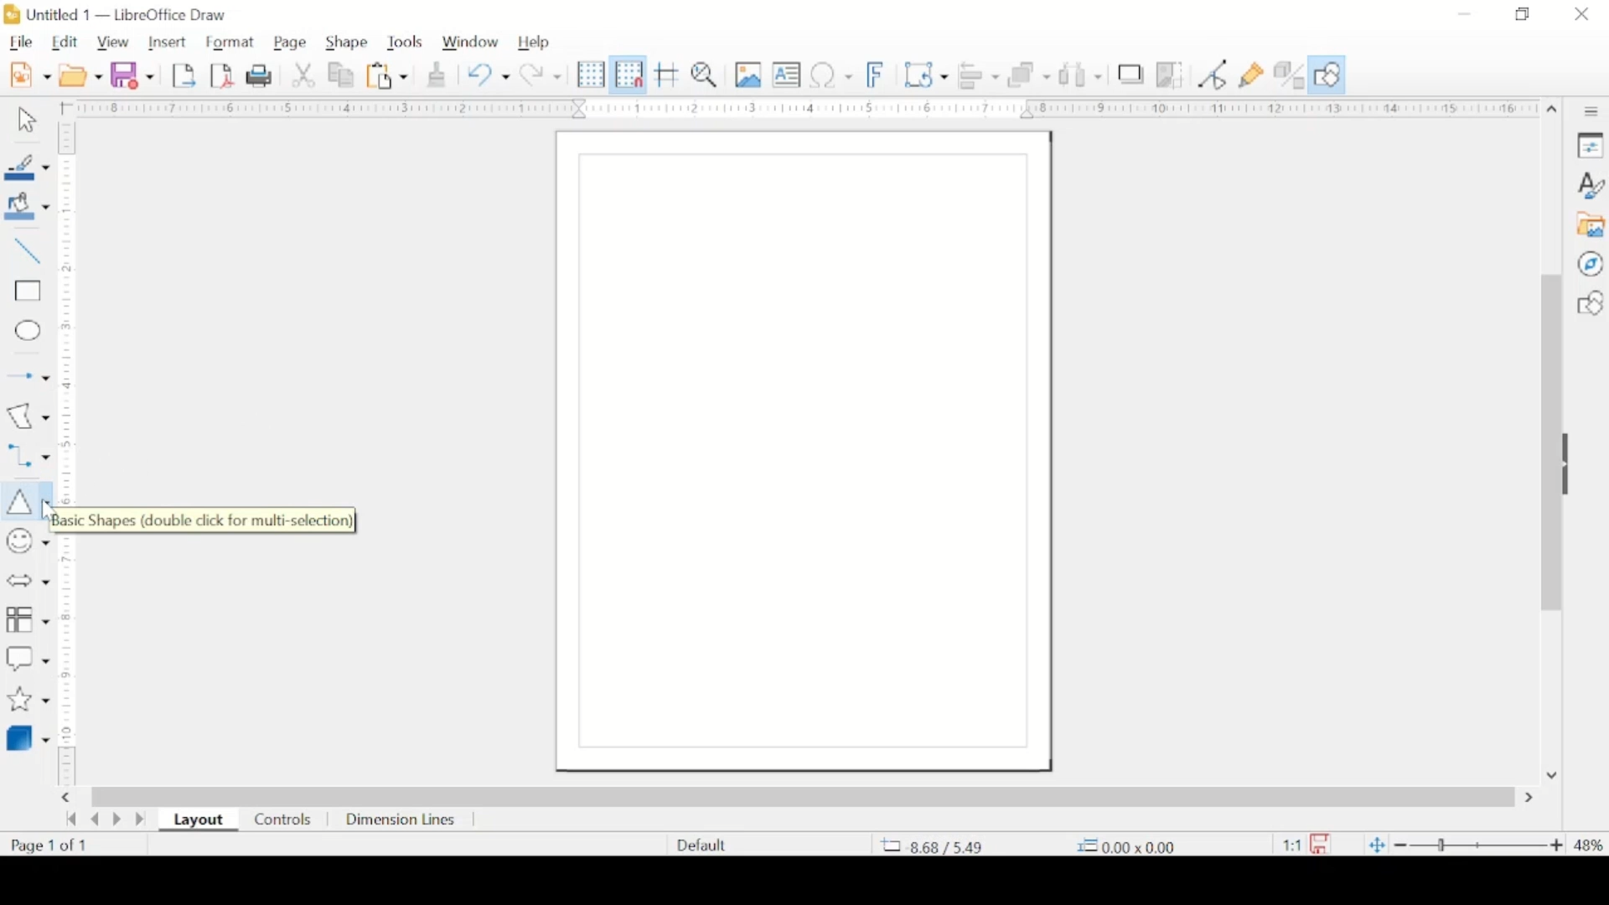 Image resolution: width=1609 pixels, height=905 pixels. What do you see at coordinates (1212, 75) in the screenshot?
I see `toggle point edit mode` at bounding box center [1212, 75].